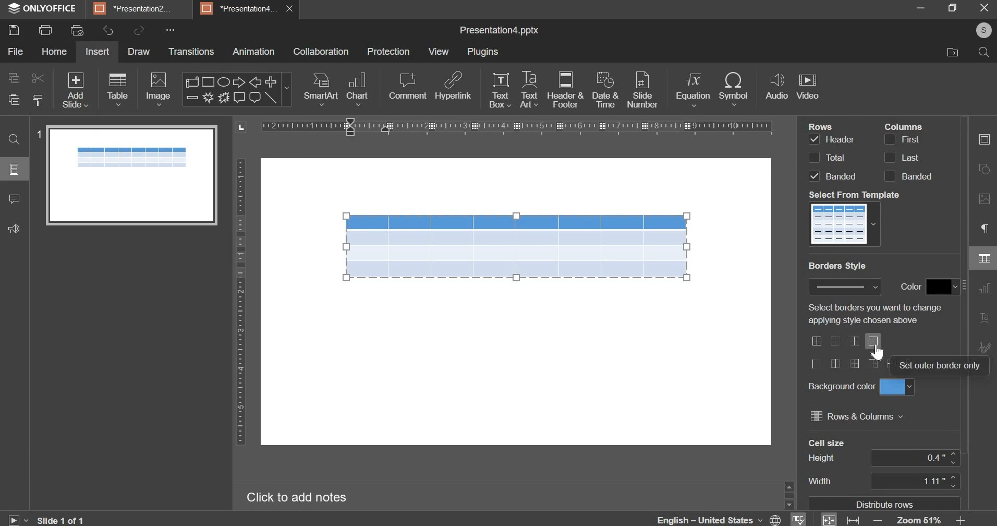 This screenshot has height=526, width=997. Describe the element at coordinates (908, 175) in the screenshot. I see `banded` at that location.